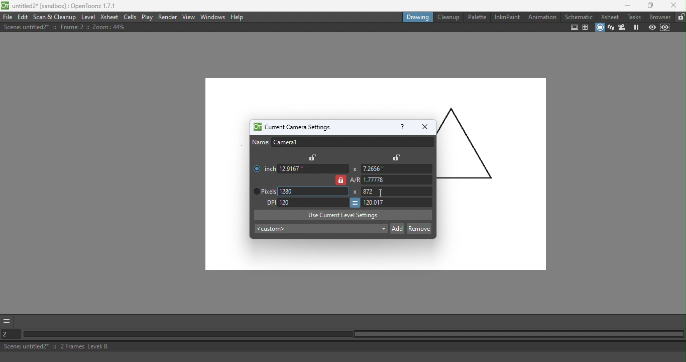  Describe the element at coordinates (340, 180) in the screenshot. I see `Lock/Unlock aspect ratio` at that location.